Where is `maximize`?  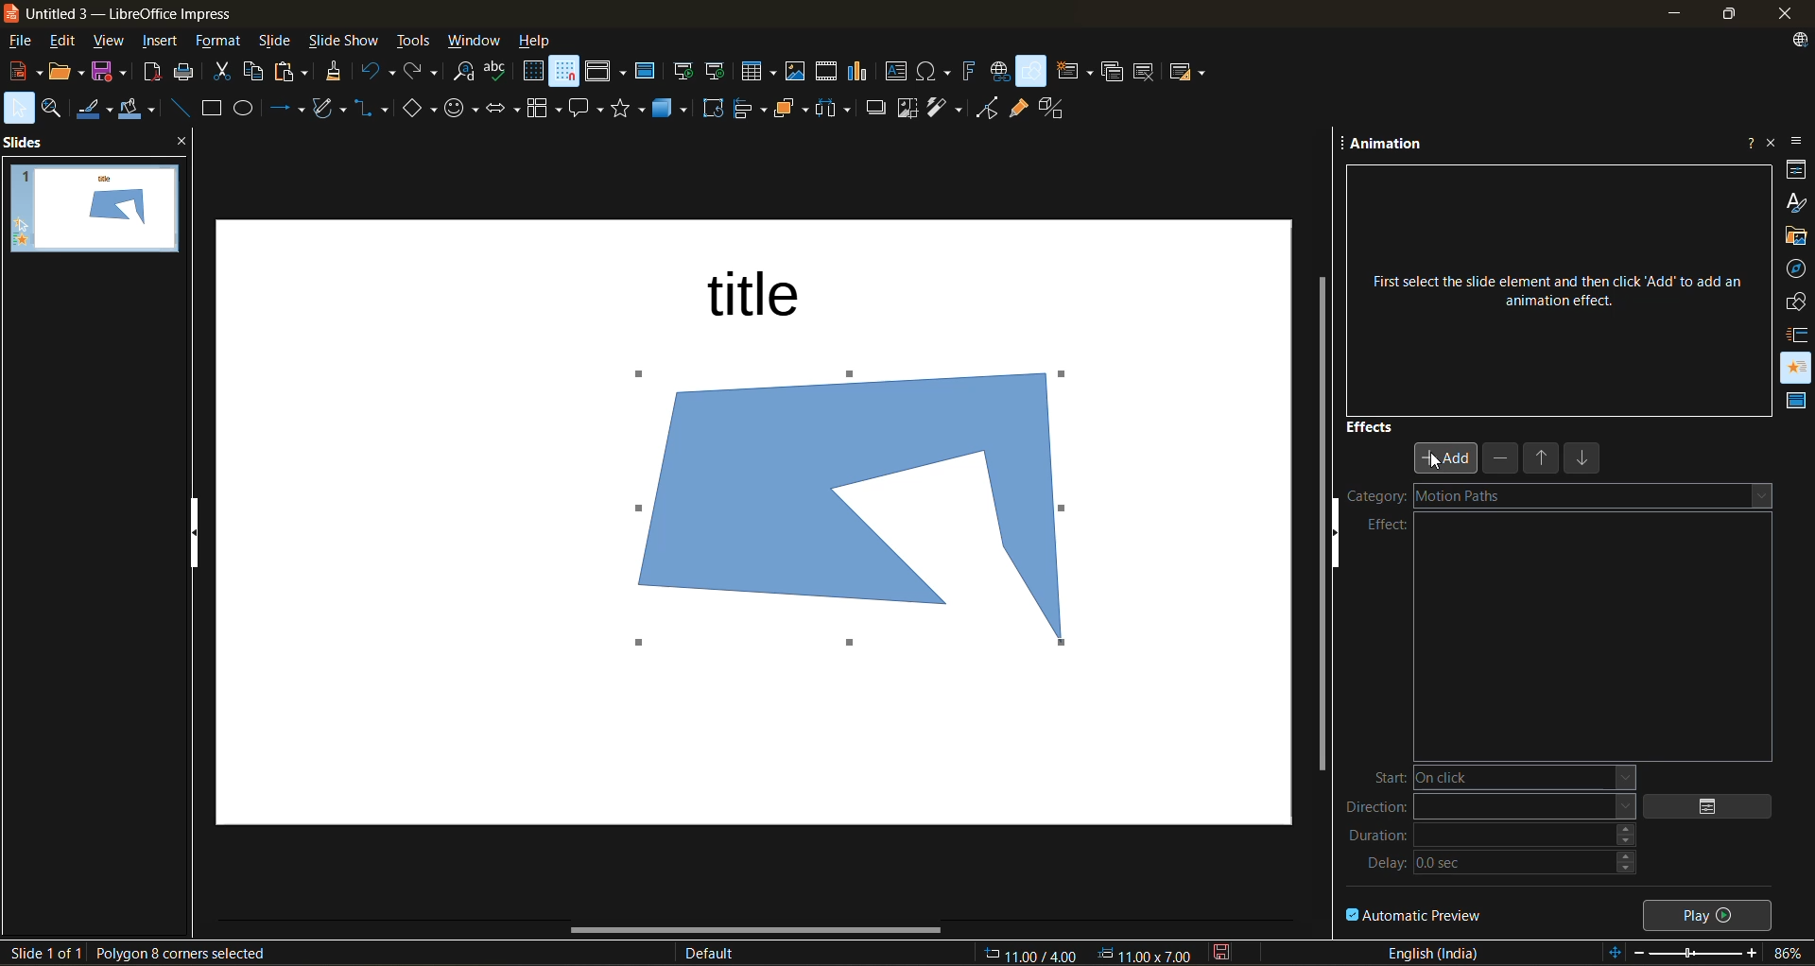 maximize is located at coordinates (1722, 15).